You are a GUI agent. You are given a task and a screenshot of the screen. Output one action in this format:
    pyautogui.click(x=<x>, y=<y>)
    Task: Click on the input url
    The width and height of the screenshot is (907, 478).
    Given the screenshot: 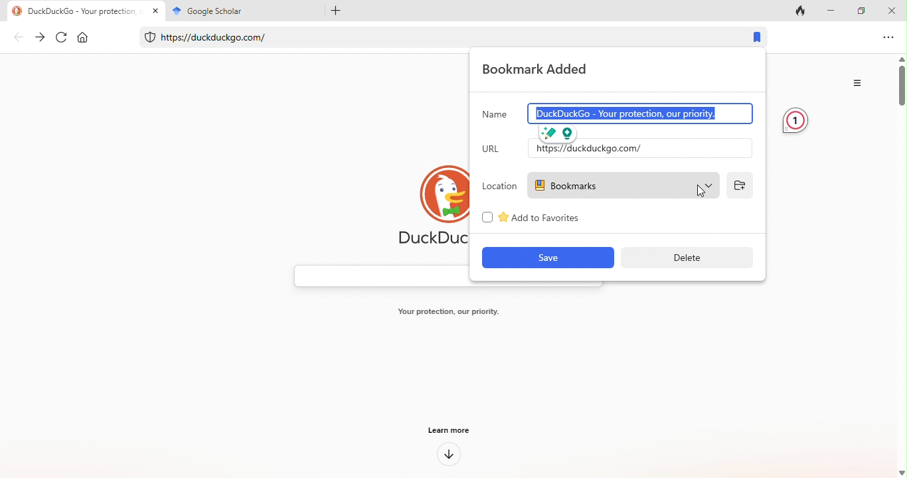 What is the action you would take?
    pyautogui.click(x=637, y=148)
    